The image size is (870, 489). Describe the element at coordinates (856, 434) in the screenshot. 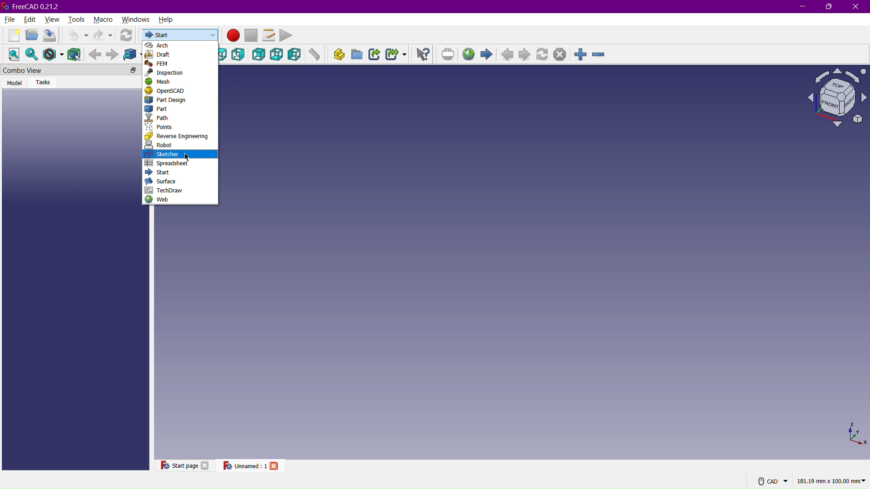

I see `3D Axis View` at that location.